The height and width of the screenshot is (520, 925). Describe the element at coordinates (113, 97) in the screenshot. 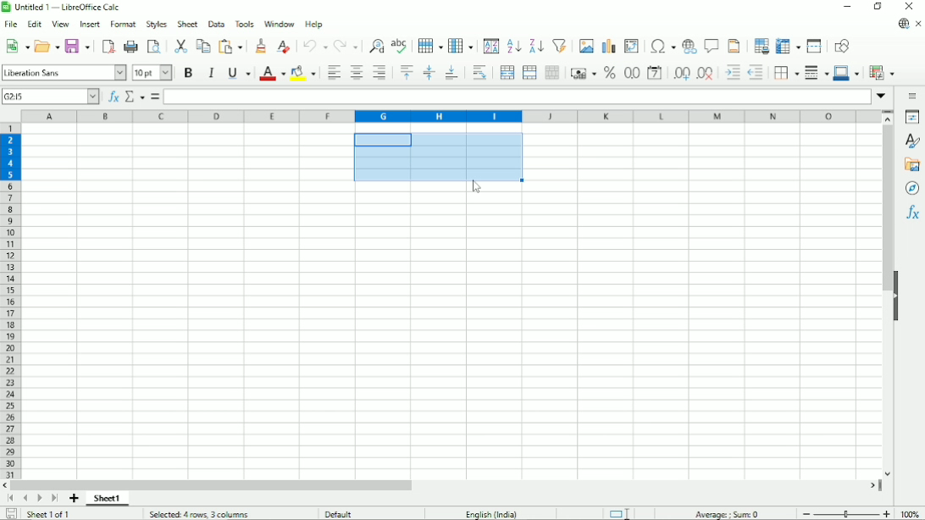

I see `Function wizard` at that location.